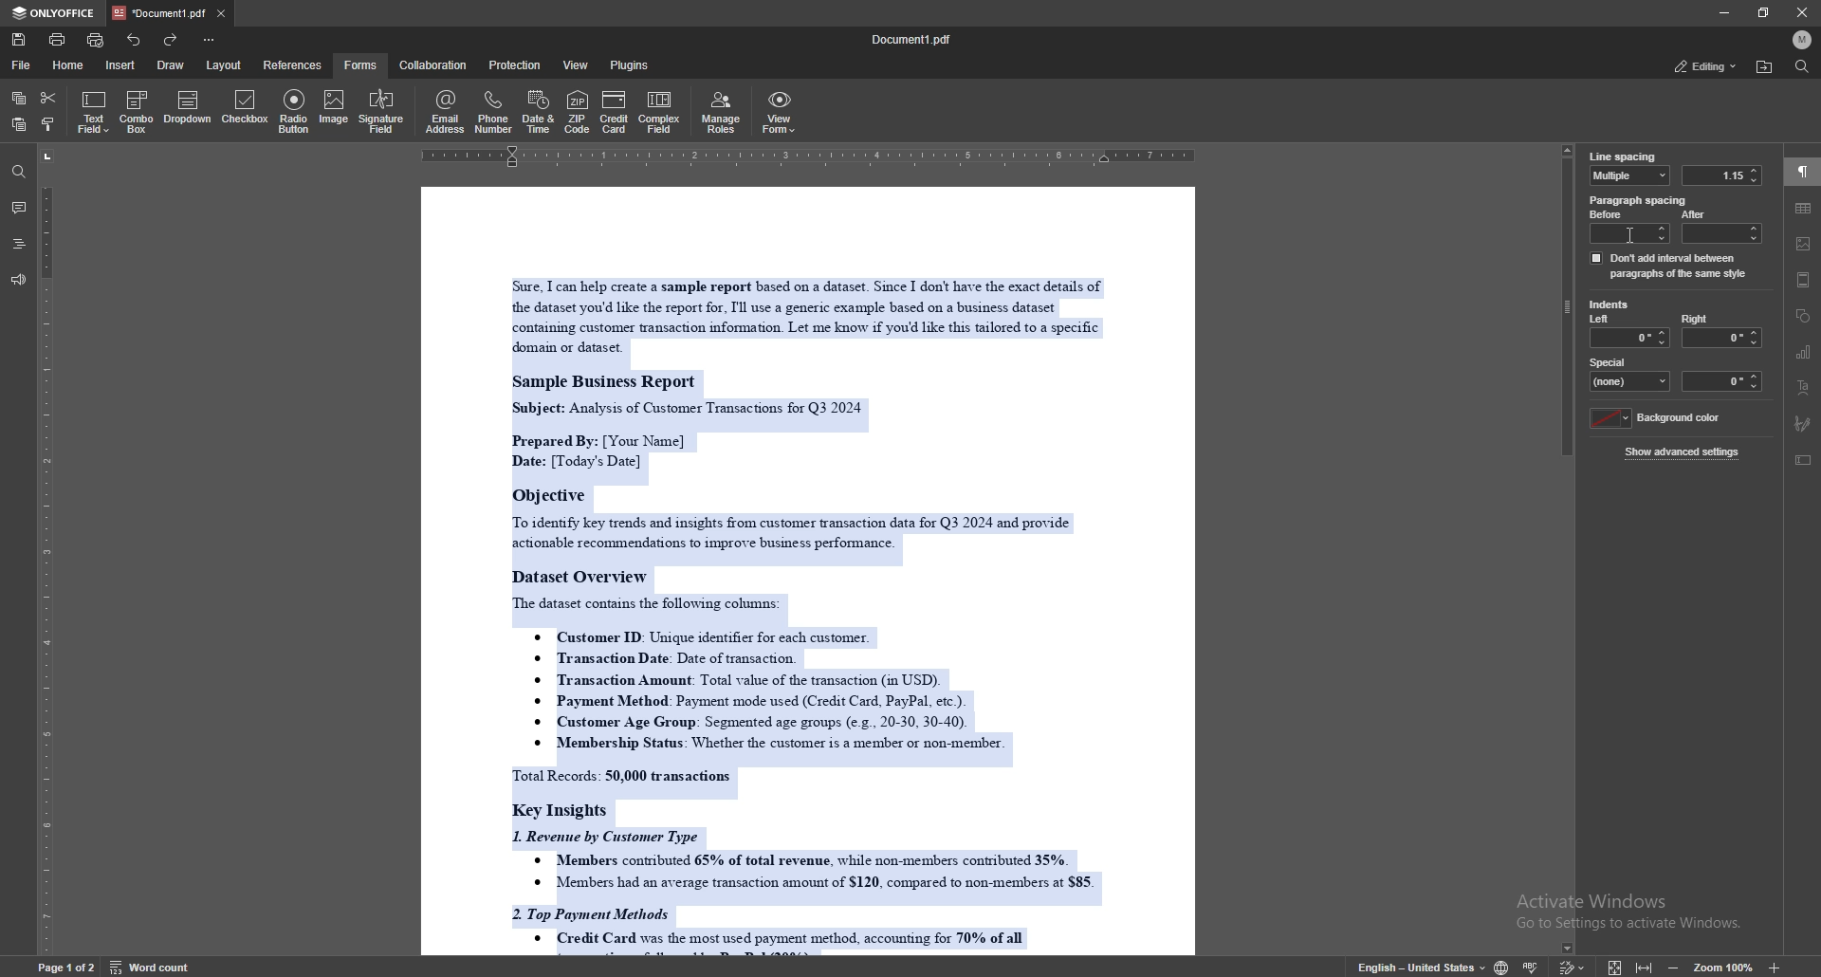 The height and width of the screenshot is (977, 1821). Describe the element at coordinates (517, 65) in the screenshot. I see `protection` at that location.